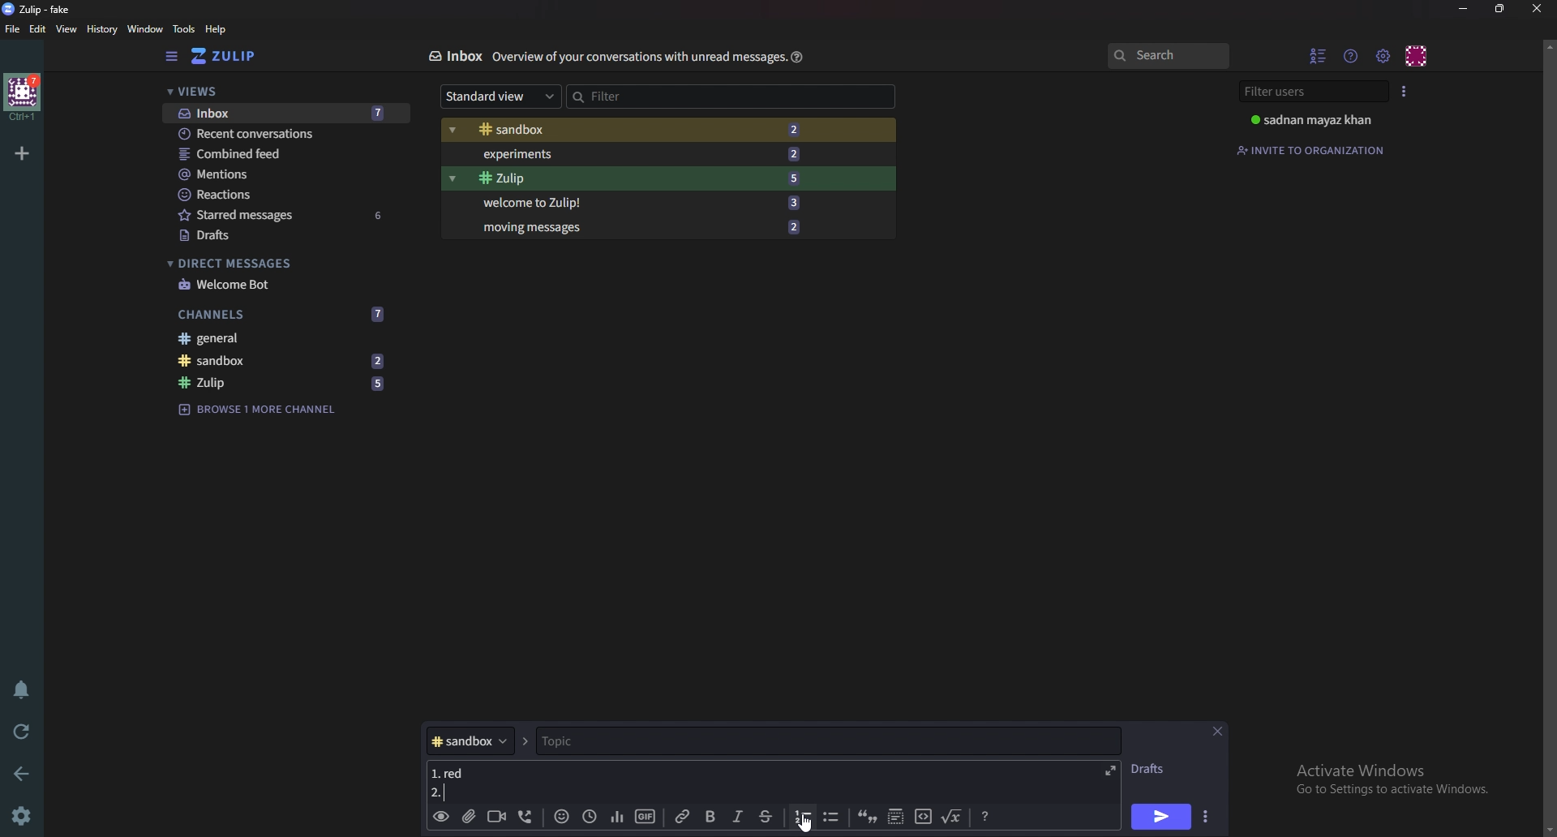 The height and width of the screenshot is (837, 1557). I want to click on Welcome to Zulip, so click(637, 204).